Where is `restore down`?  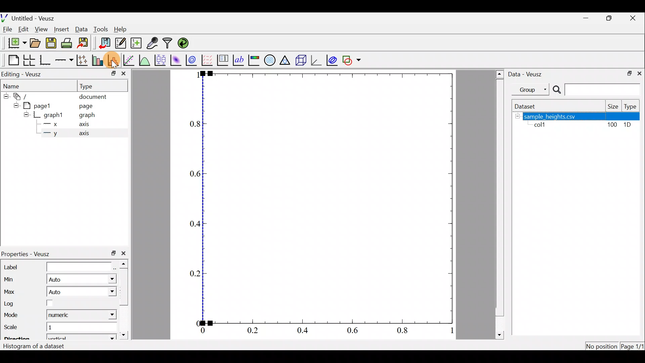
restore down is located at coordinates (113, 254).